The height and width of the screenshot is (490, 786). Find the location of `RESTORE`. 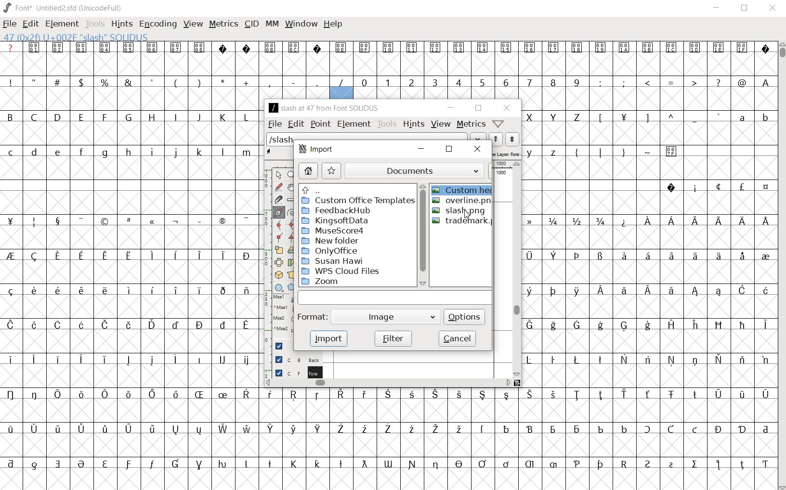

RESTORE is located at coordinates (743, 8).